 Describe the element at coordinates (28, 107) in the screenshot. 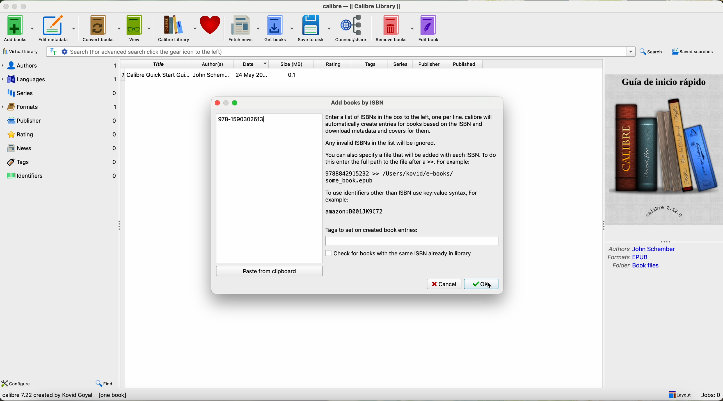

I see `format` at that location.